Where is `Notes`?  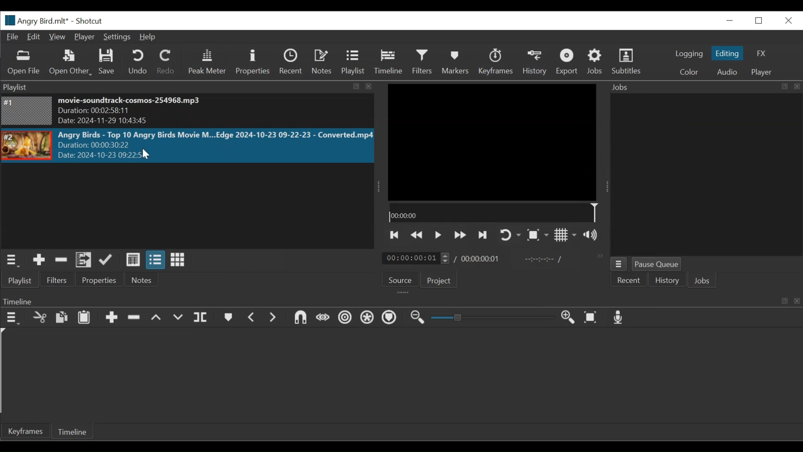 Notes is located at coordinates (141, 280).